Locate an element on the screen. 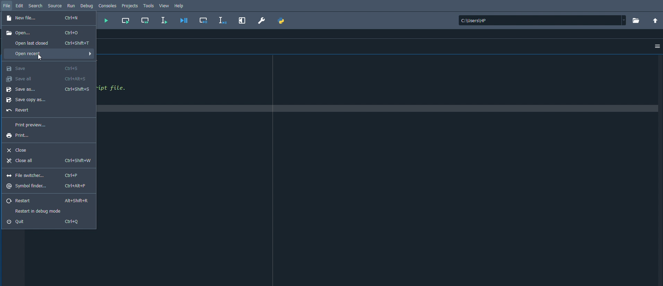 The height and width of the screenshot is (286, 663). Run selection or current line is located at coordinates (164, 20).